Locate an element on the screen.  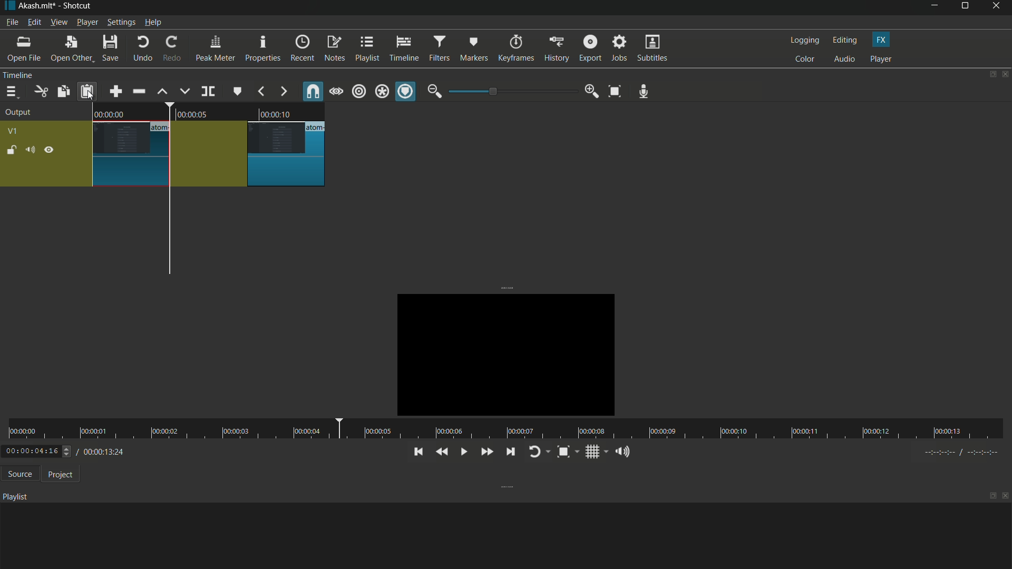
project is located at coordinates (58, 474).